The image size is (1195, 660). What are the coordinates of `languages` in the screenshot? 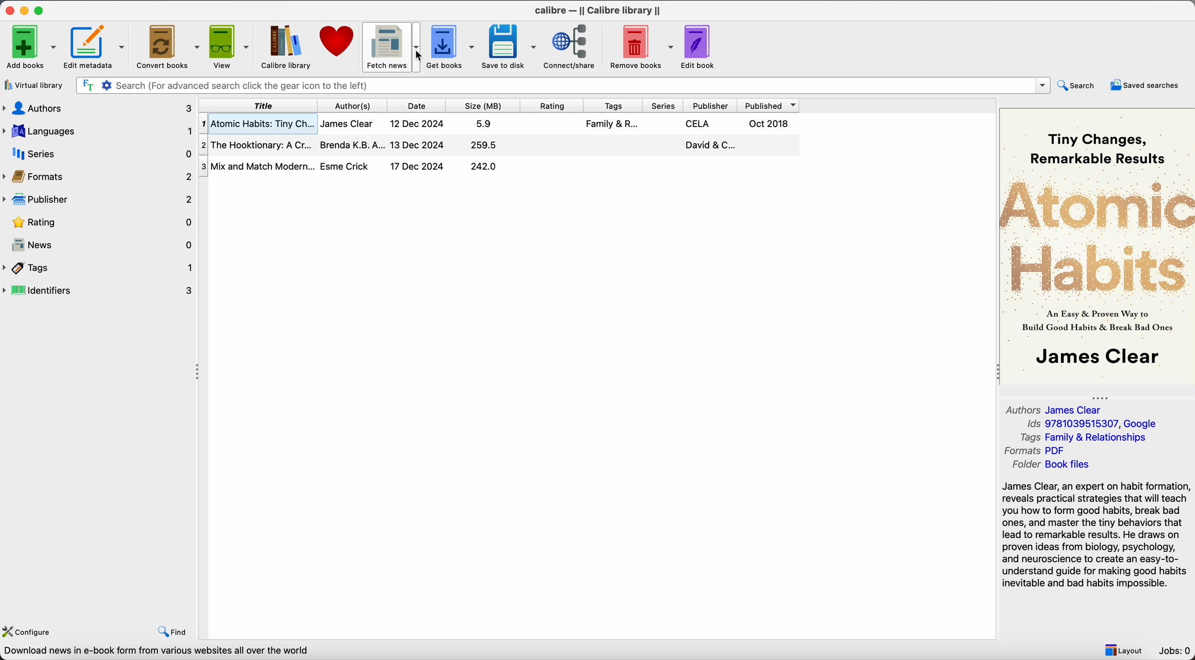 It's located at (99, 131).